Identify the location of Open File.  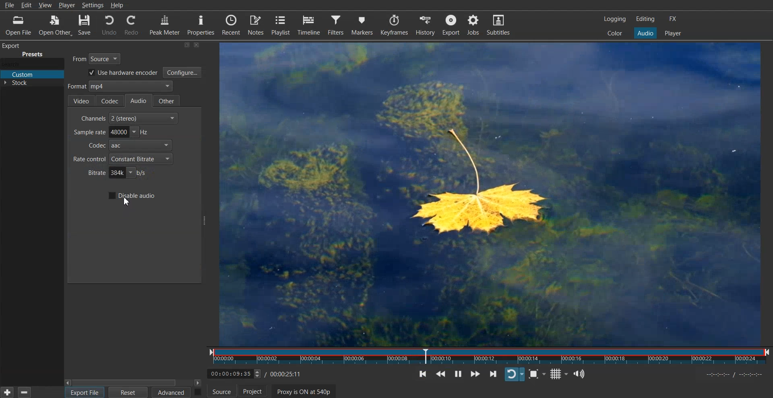
(15, 25).